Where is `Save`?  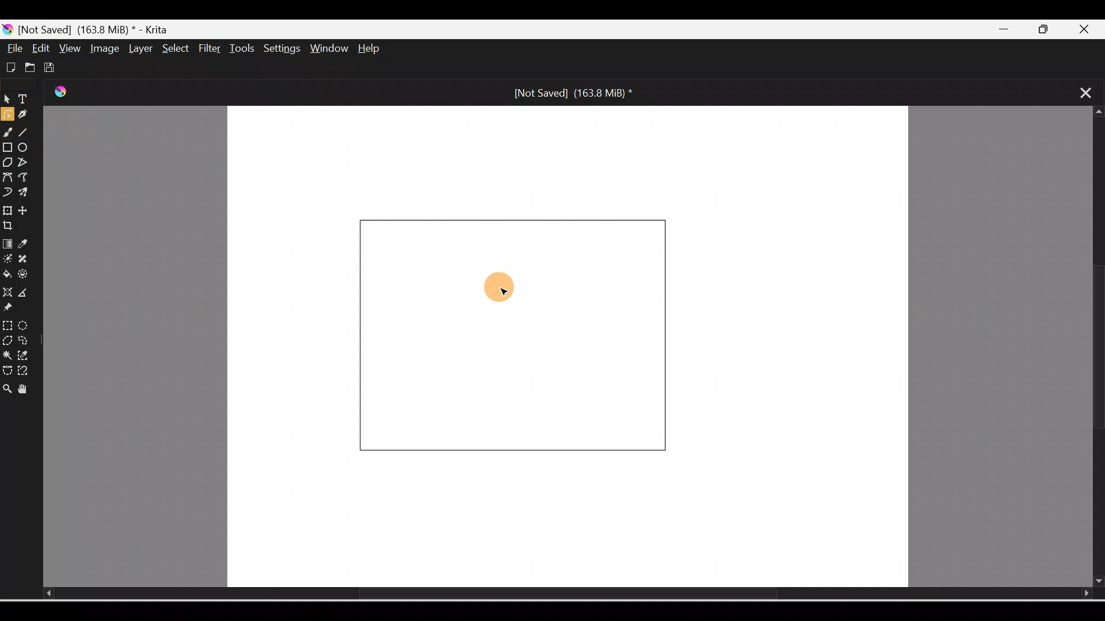 Save is located at coordinates (52, 66).